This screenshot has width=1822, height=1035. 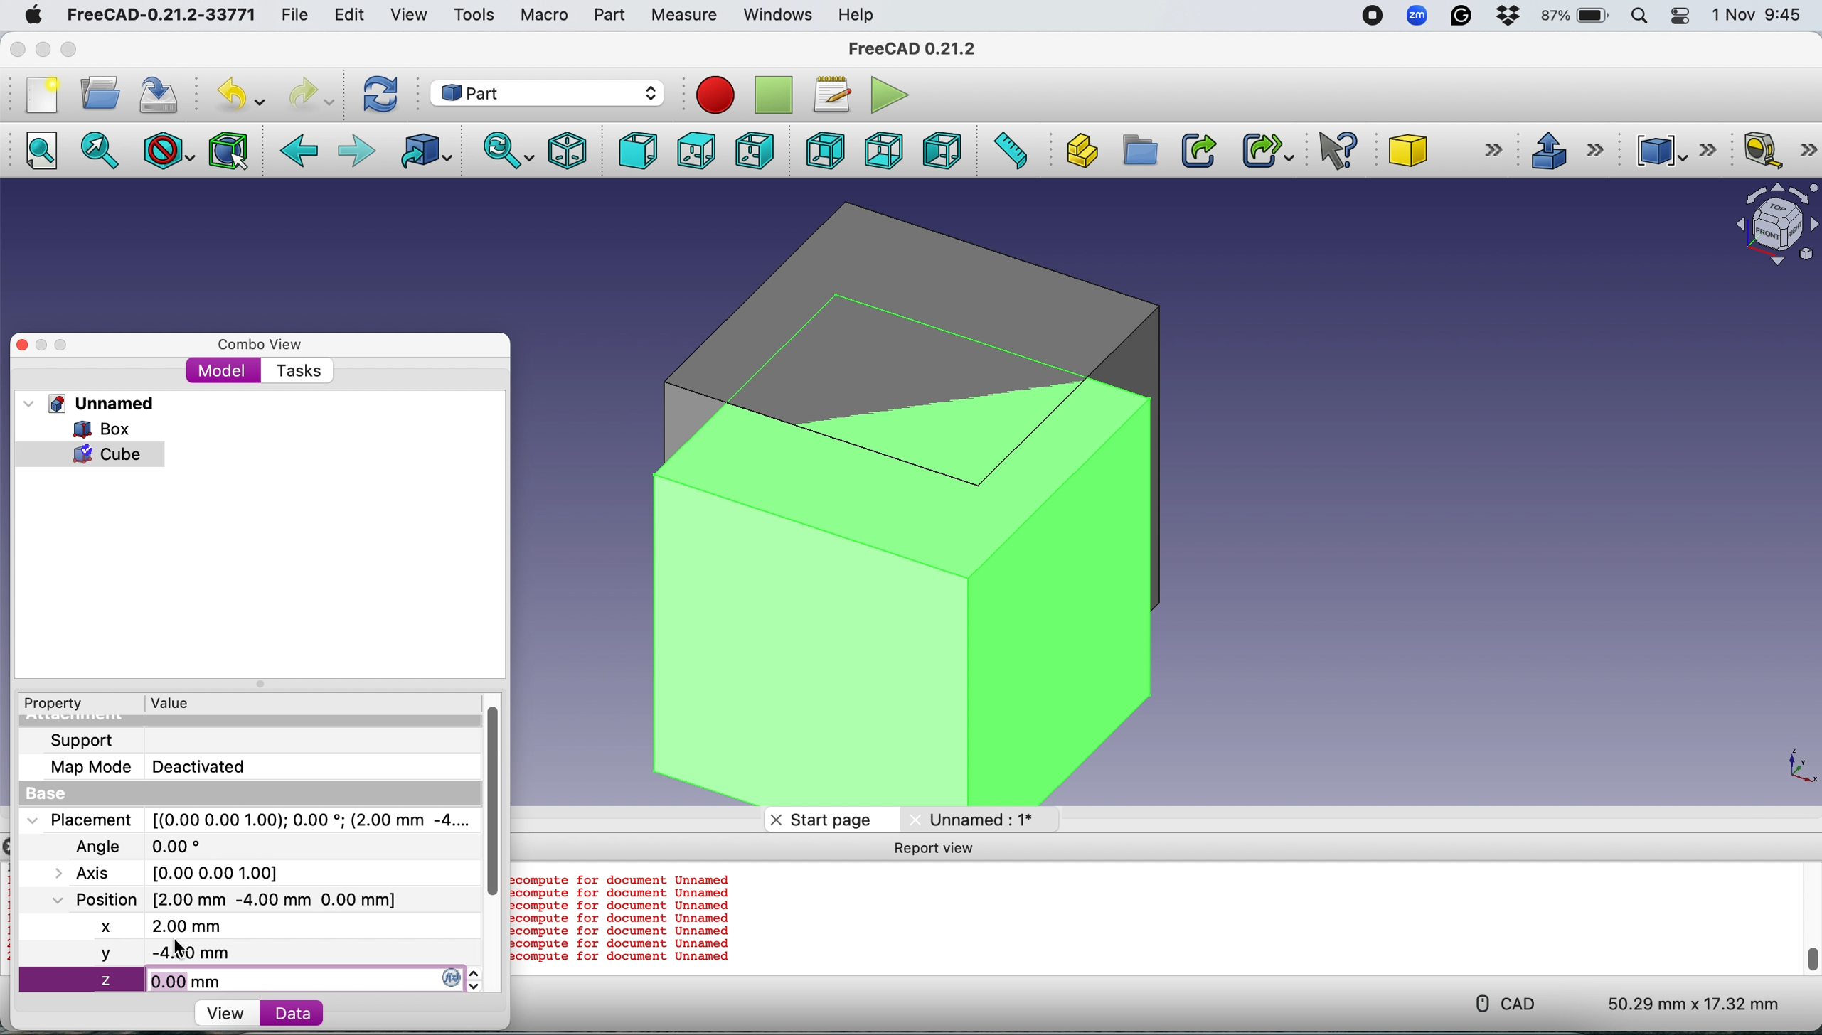 What do you see at coordinates (384, 94) in the screenshot?
I see `Refresh` at bounding box center [384, 94].